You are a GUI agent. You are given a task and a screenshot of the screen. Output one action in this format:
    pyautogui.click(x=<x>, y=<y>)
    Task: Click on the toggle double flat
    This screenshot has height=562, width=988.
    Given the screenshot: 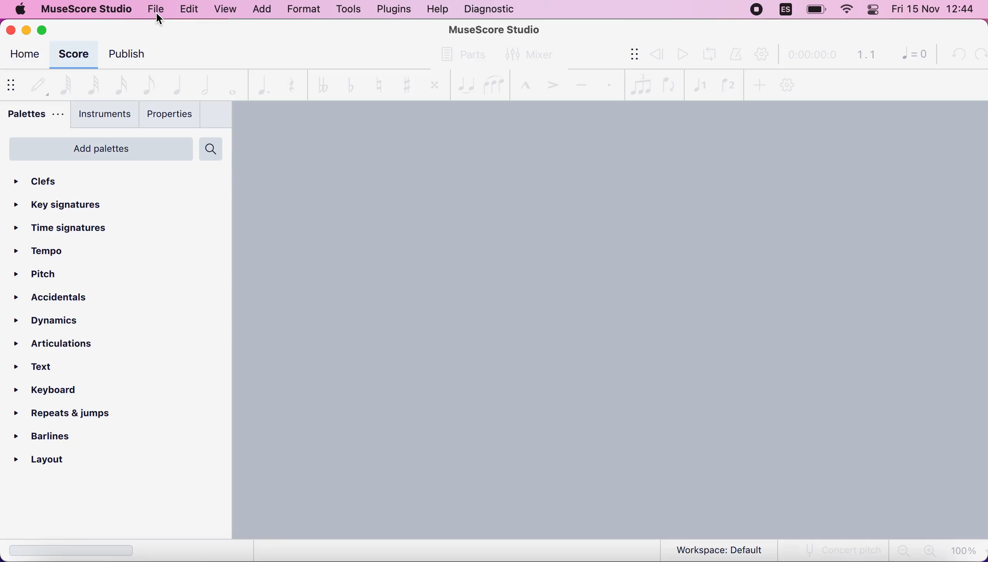 What is the action you would take?
    pyautogui.click(x=319, y=84)
    